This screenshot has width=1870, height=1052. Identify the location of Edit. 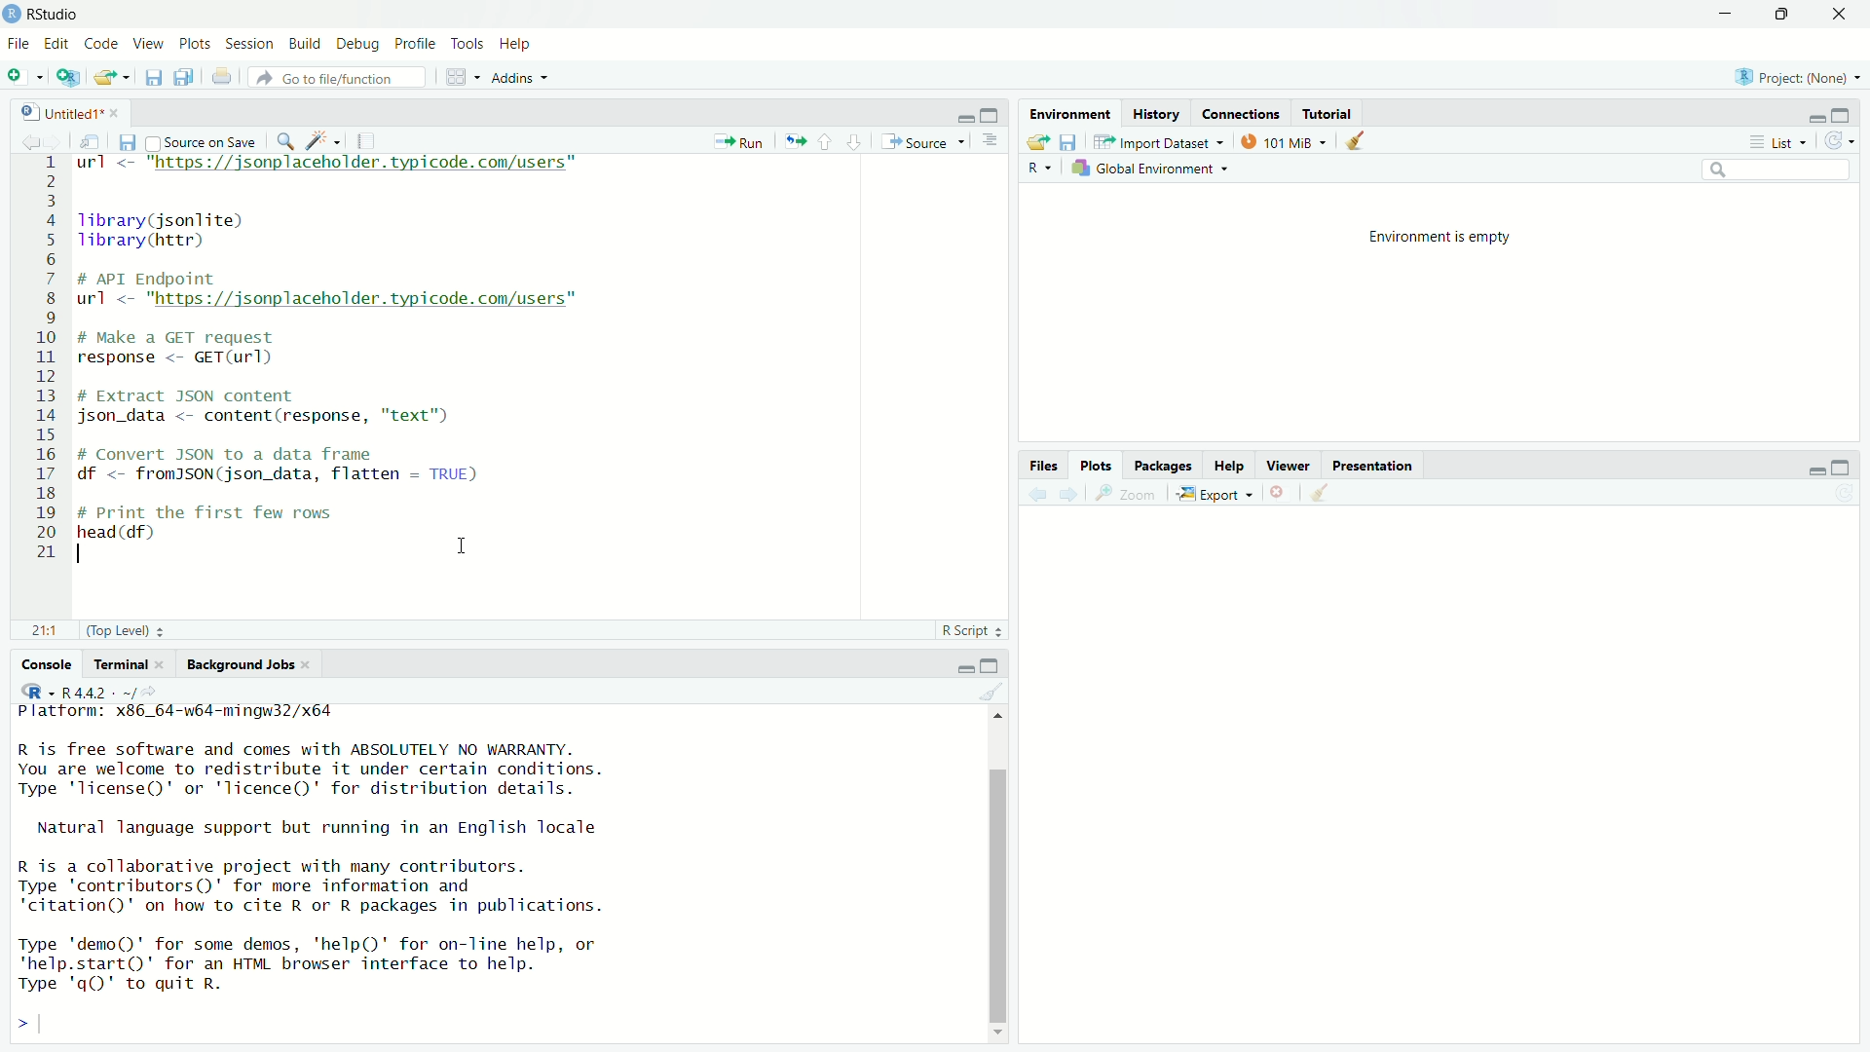
(56, 45).